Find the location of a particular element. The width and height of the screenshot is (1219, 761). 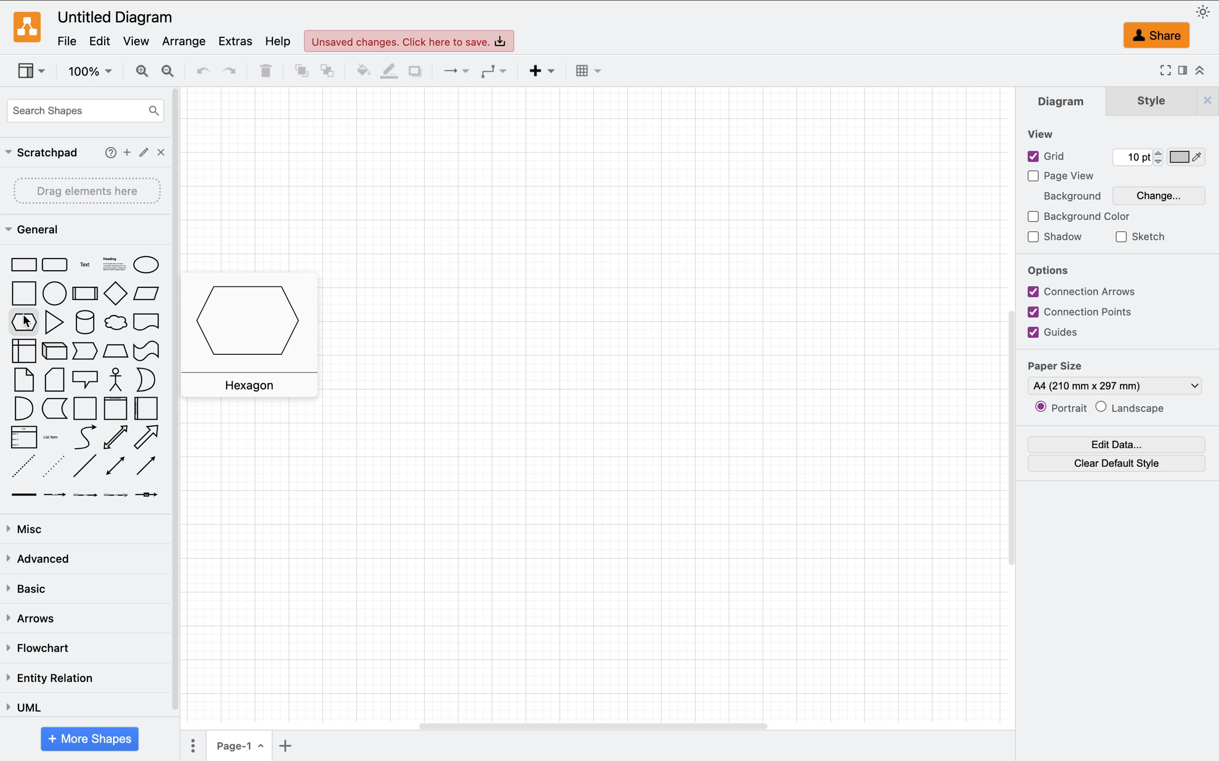

dashed line is located at coordinates (23, 467).